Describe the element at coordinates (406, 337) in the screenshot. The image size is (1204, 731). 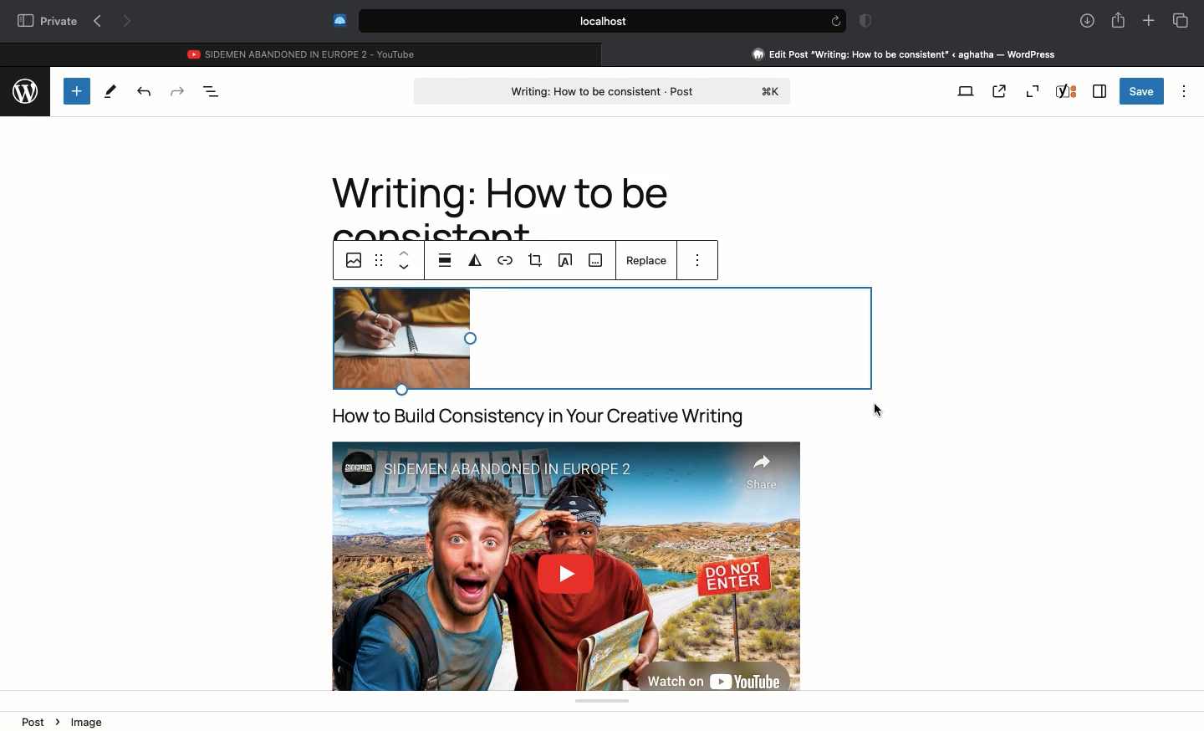
I see `image` at that location.